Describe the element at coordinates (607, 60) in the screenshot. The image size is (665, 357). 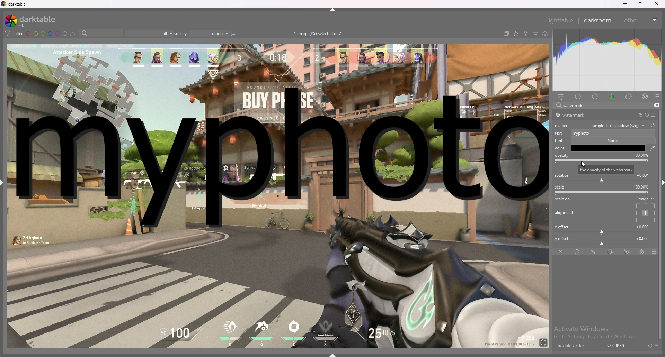
I see `heat graph` at that location.